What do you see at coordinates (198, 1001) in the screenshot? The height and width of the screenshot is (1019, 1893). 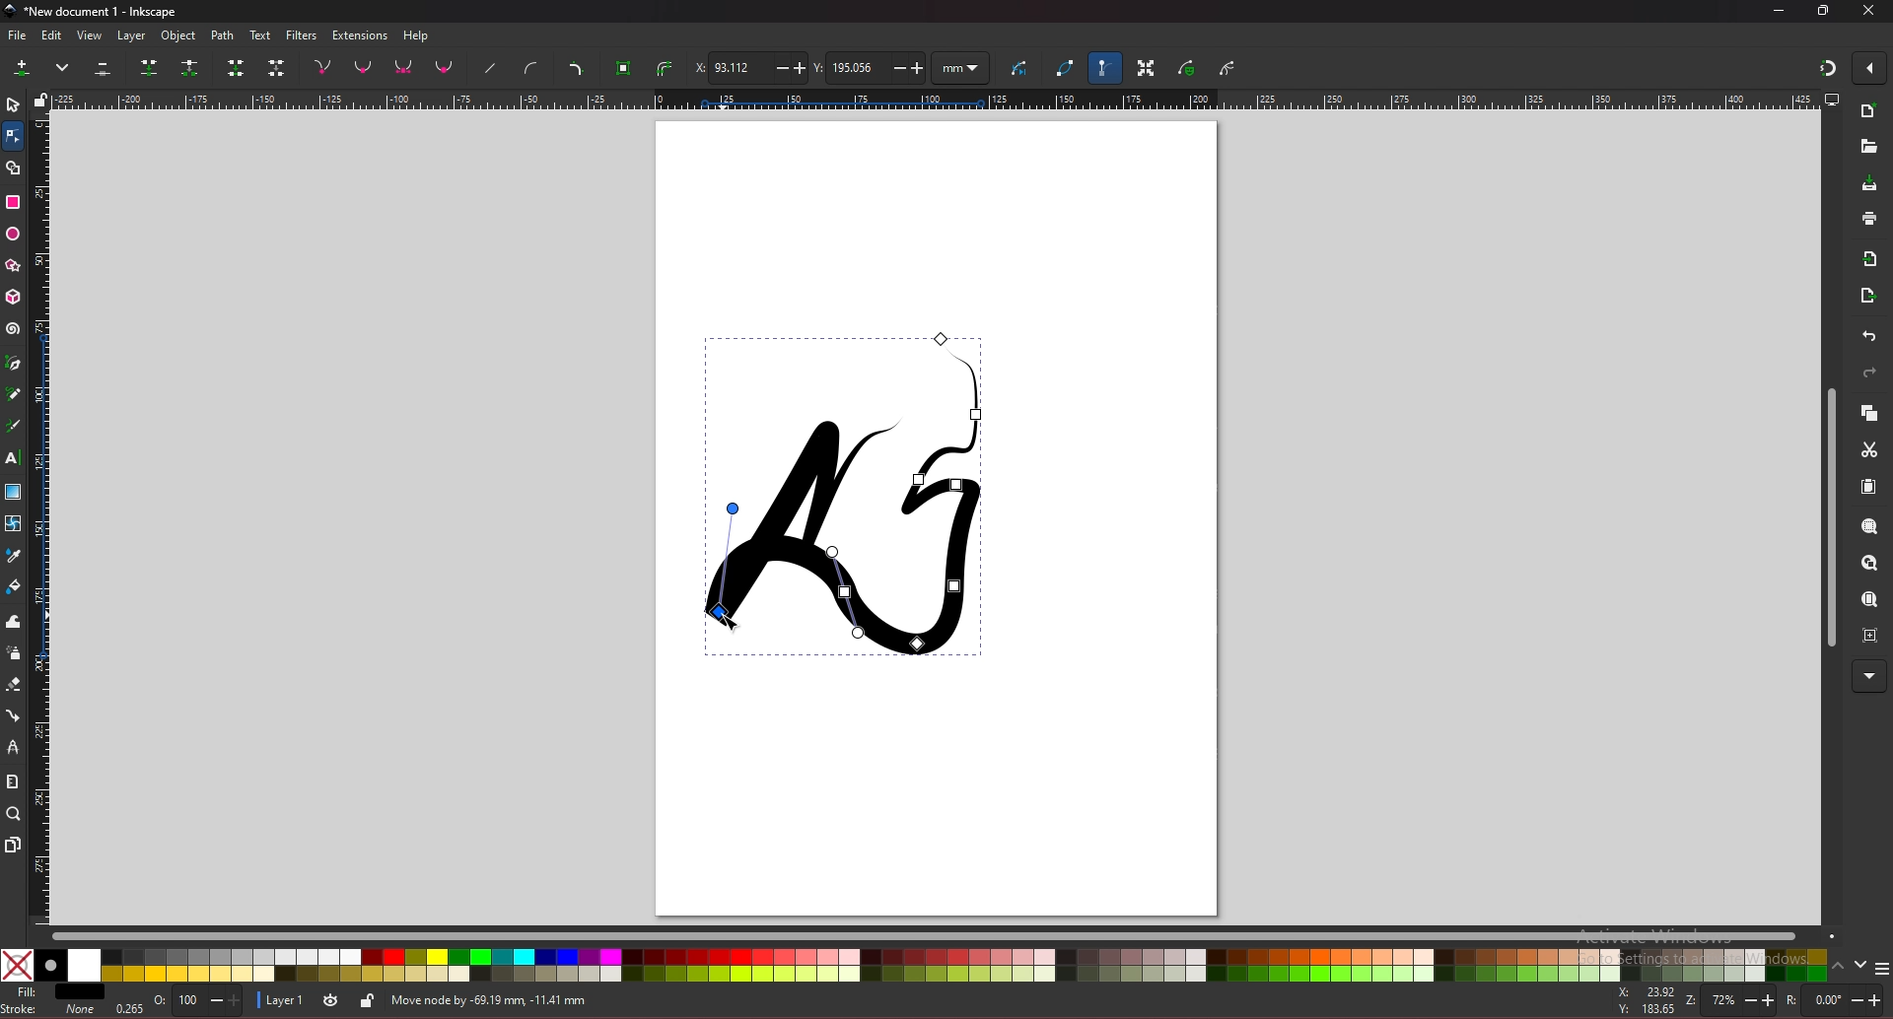 I see `opacity` at bounding box center [198, 1001].